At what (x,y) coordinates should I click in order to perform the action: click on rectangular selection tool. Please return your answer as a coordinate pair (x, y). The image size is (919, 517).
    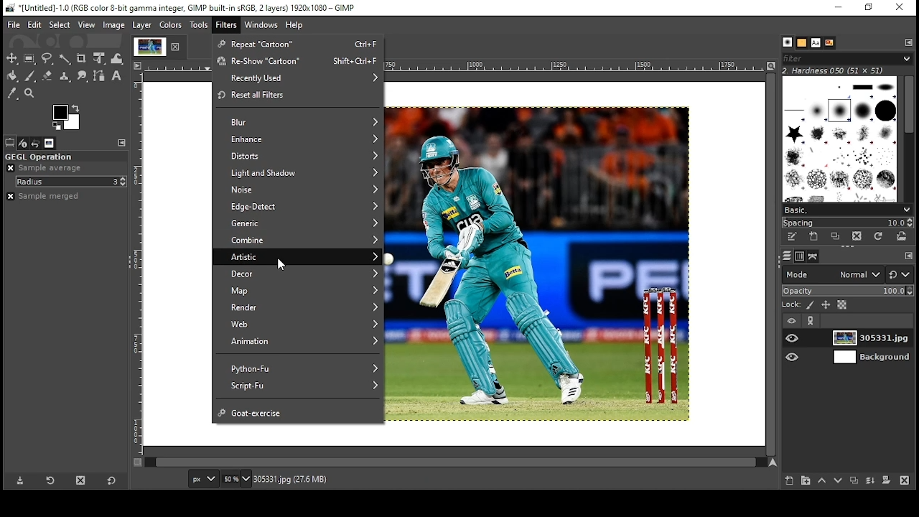
    Looking at the image, I should click on (29, 59).